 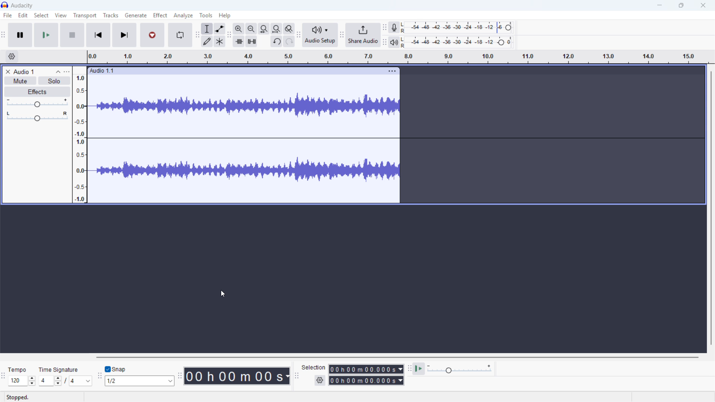 I want to click on Timeline settings , so click(x=11, y=57).